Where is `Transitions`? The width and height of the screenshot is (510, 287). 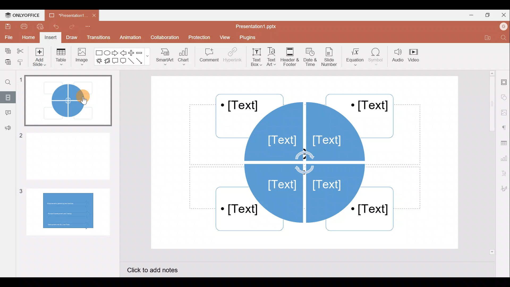 Transitions is located at coordinates (98, 37).